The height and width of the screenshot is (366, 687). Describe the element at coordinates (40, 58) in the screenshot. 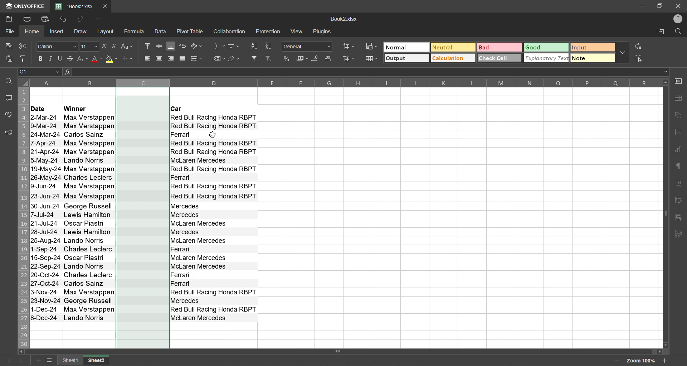

I see `bold` at that location.